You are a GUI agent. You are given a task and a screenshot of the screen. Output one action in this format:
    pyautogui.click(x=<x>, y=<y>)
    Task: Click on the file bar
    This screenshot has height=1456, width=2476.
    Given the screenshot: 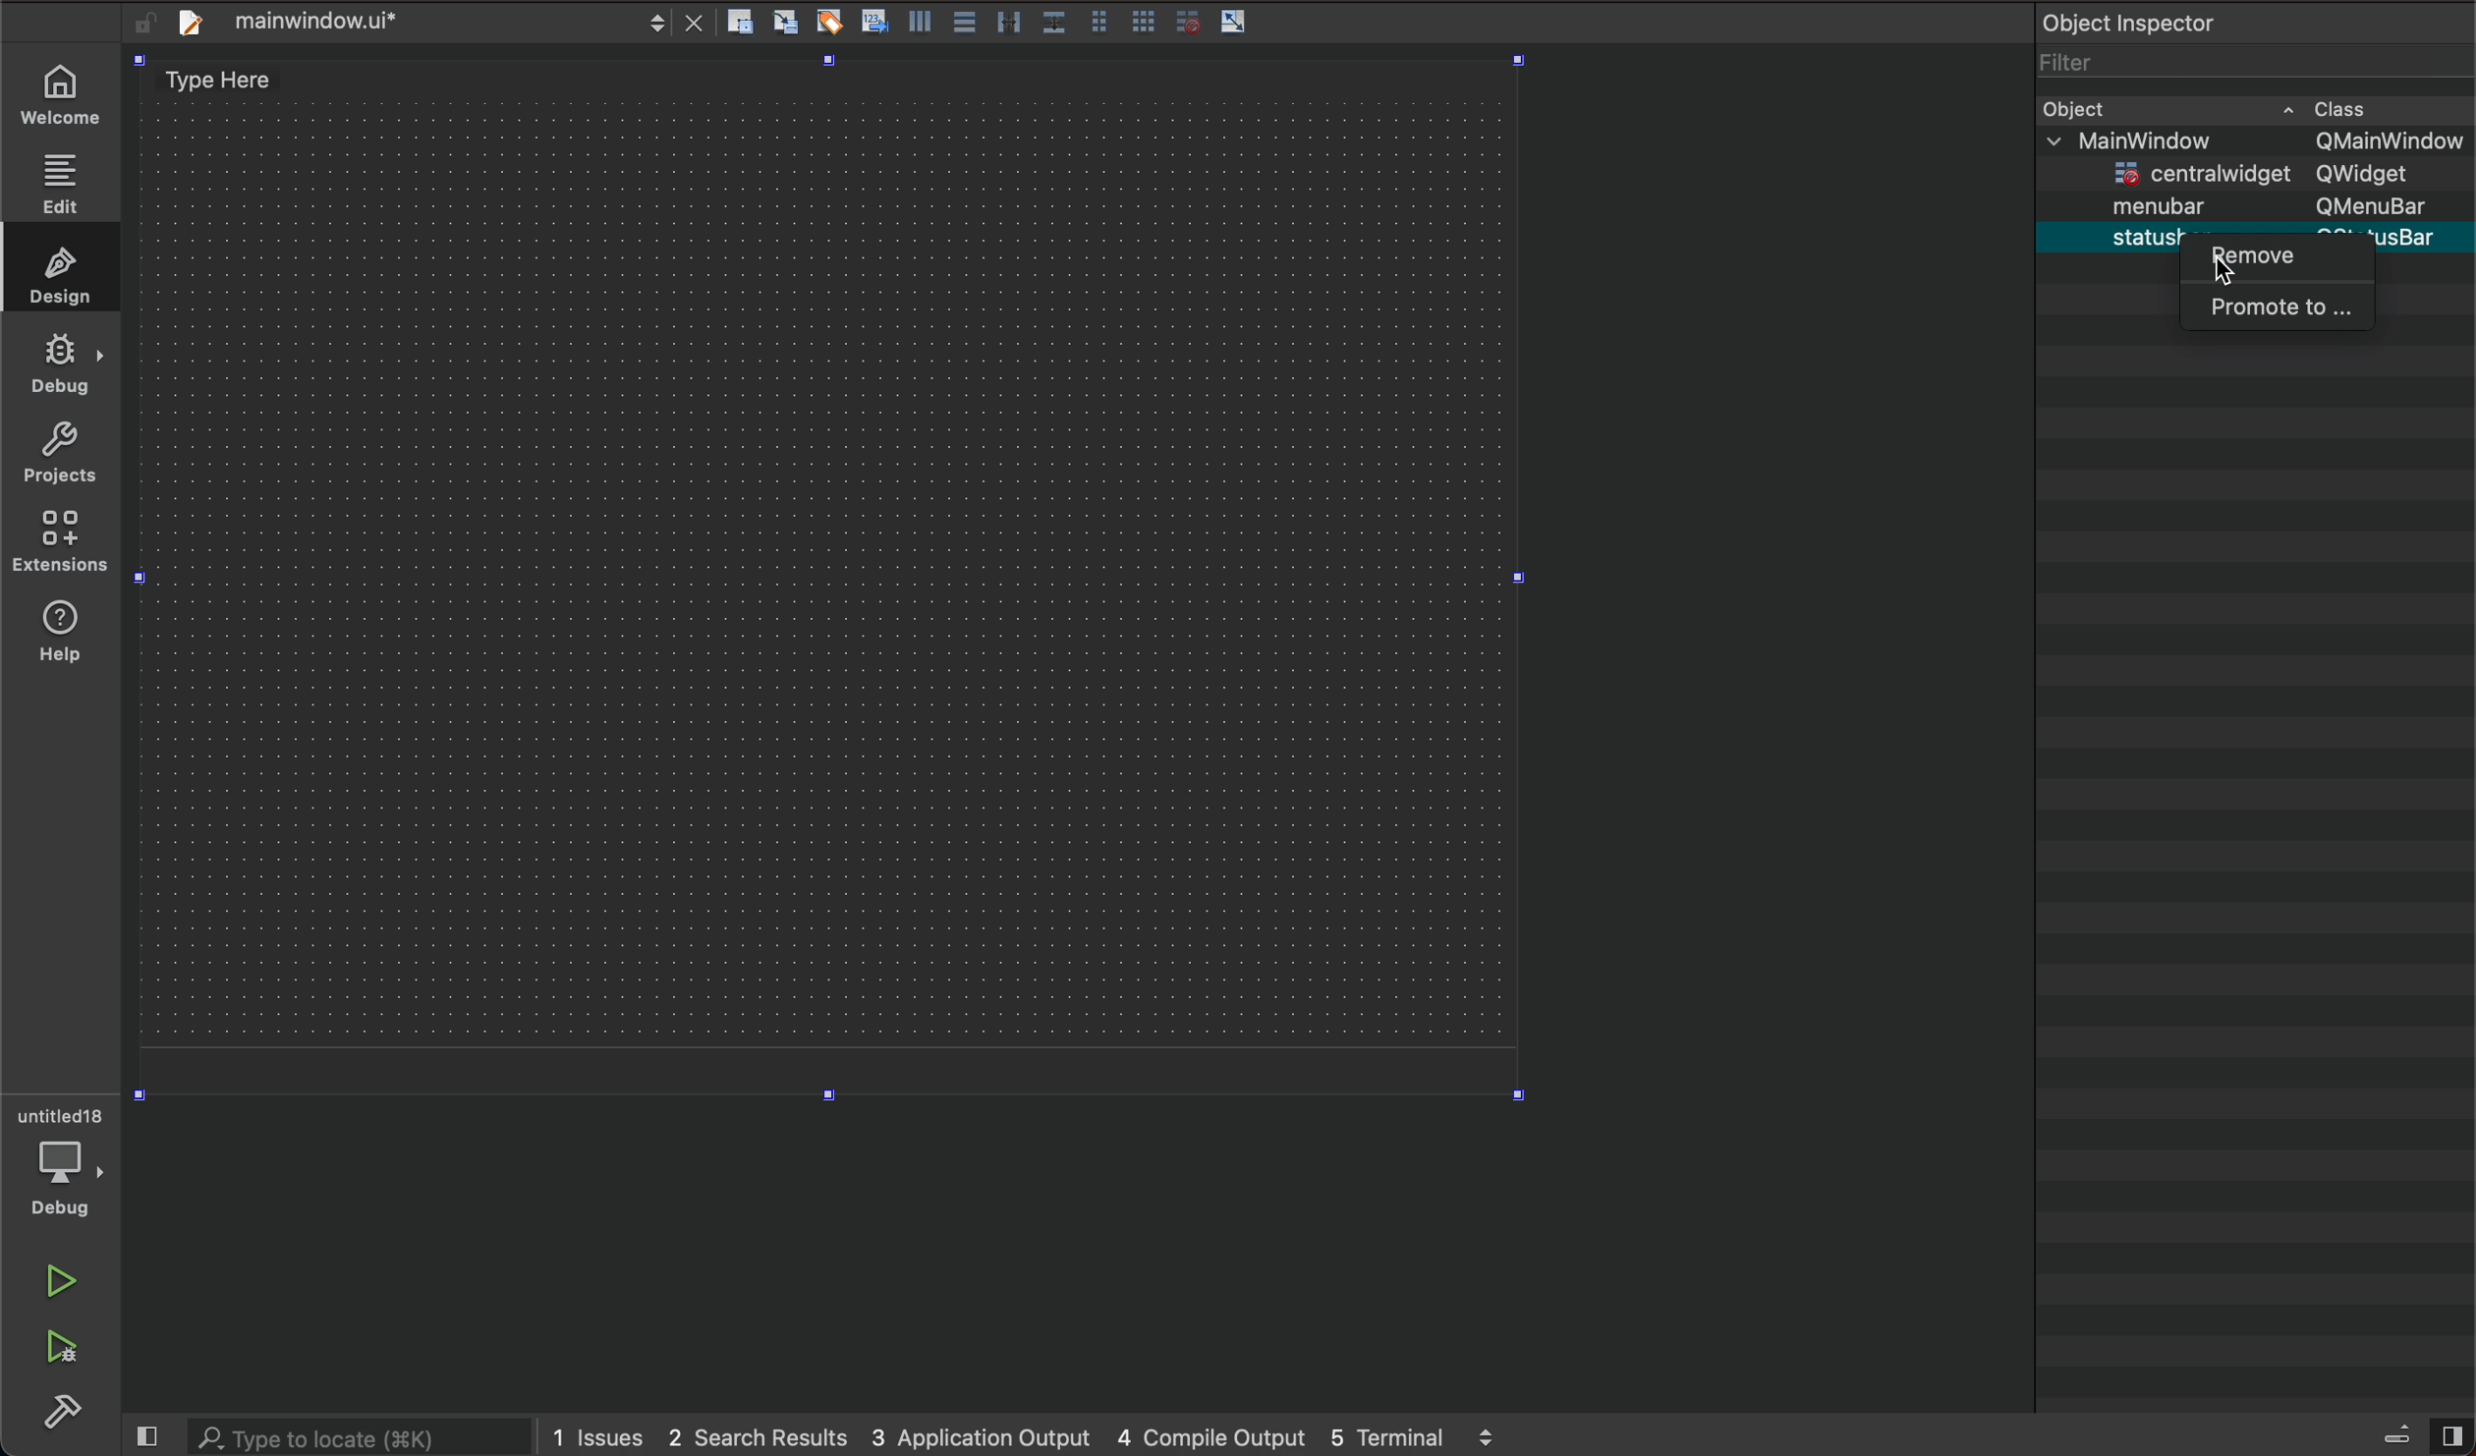 What is the action you would take?
    pyautogui.click(x=335, y=24)
    